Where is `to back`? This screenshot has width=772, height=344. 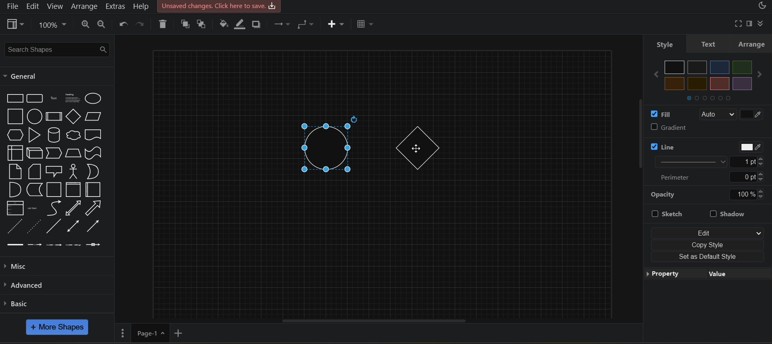
to back is located at coordinates (203, 25).